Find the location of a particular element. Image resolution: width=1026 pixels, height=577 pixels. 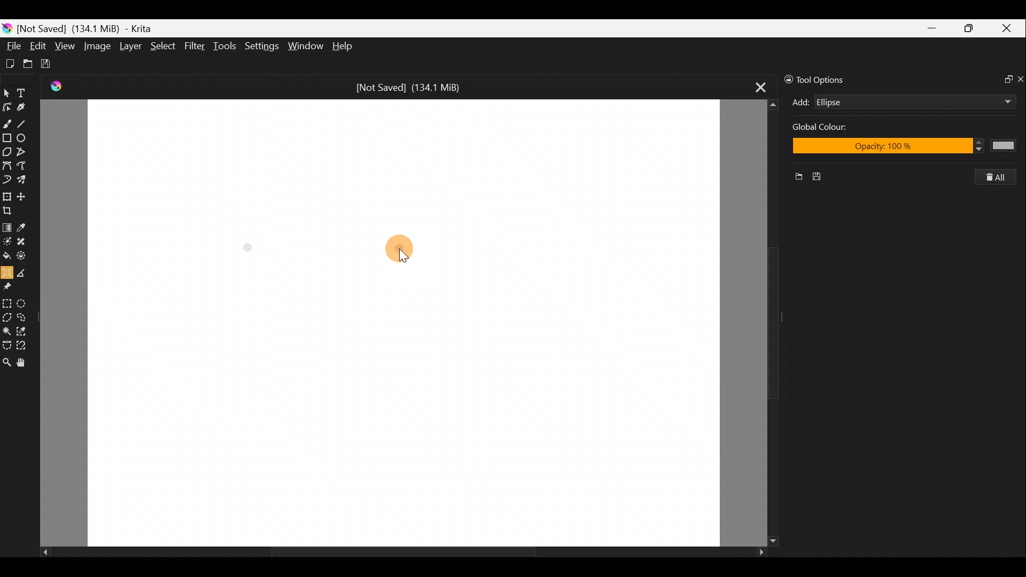

Colorize mask tool is located at coordinates (7, 241).